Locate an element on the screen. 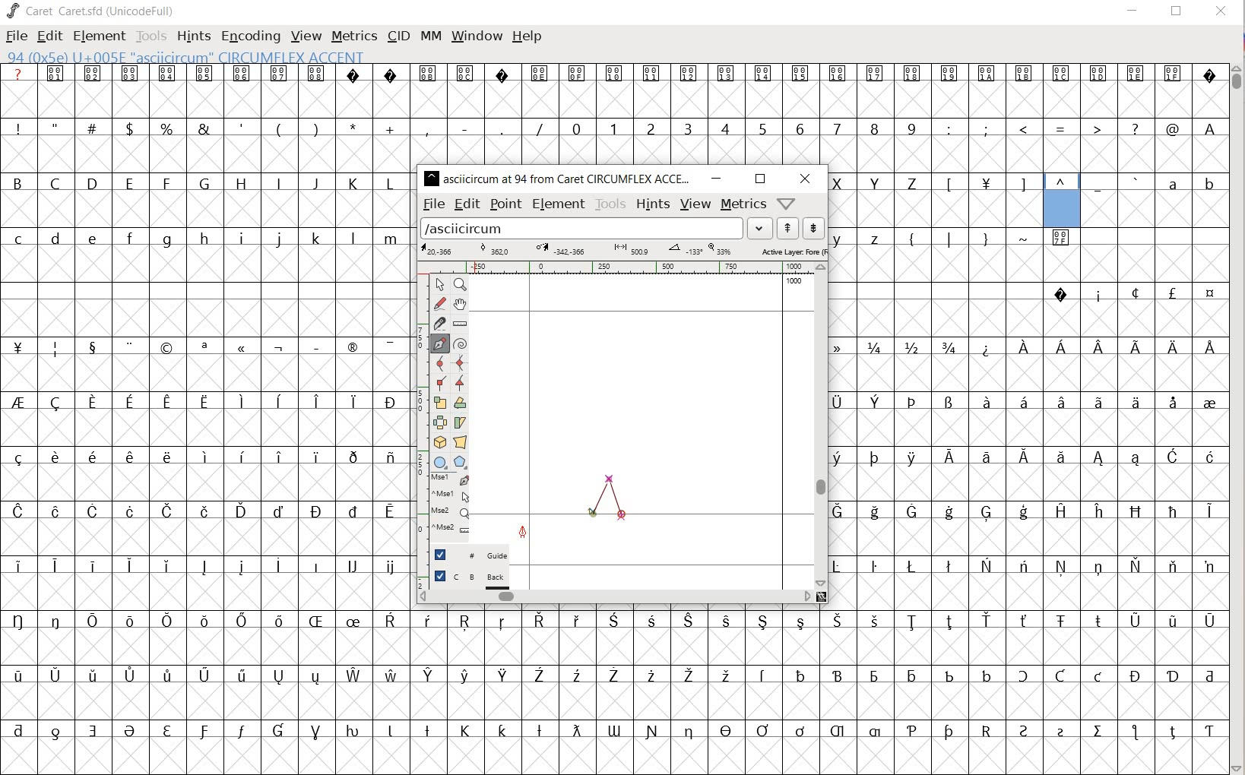 This screenshot has width=1245, height=775. rectangle or ellipse is located at coordinates (441, 462).